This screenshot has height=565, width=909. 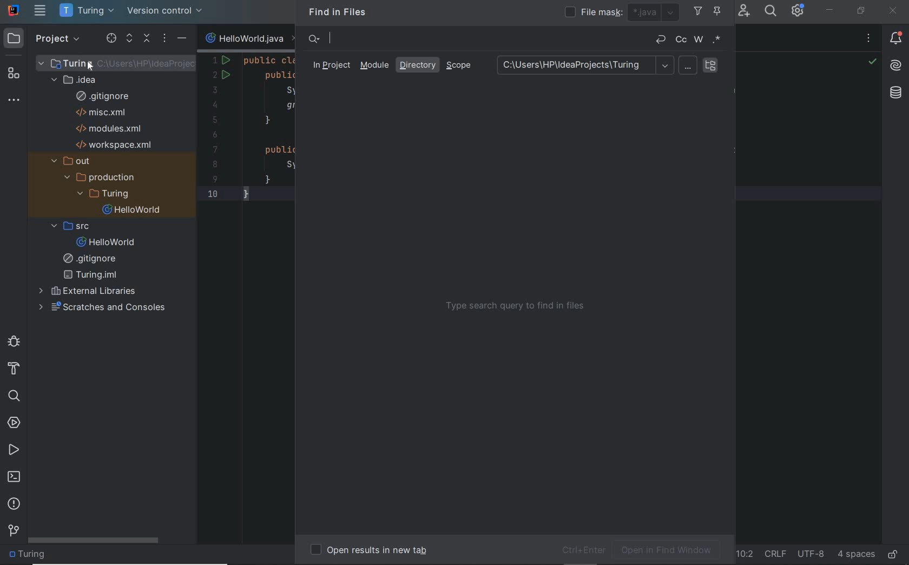 What do you see at coordinates (770, 12) in the screenshot?
I see `search everywhere` at bounding box center [770, 12].